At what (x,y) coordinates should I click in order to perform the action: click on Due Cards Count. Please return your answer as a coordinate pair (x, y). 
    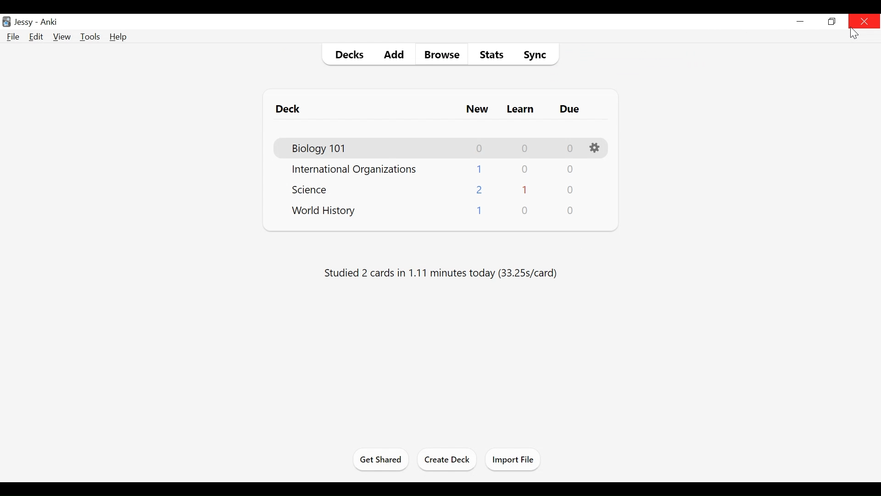
    Looking at the image, I should click on (571, 169).